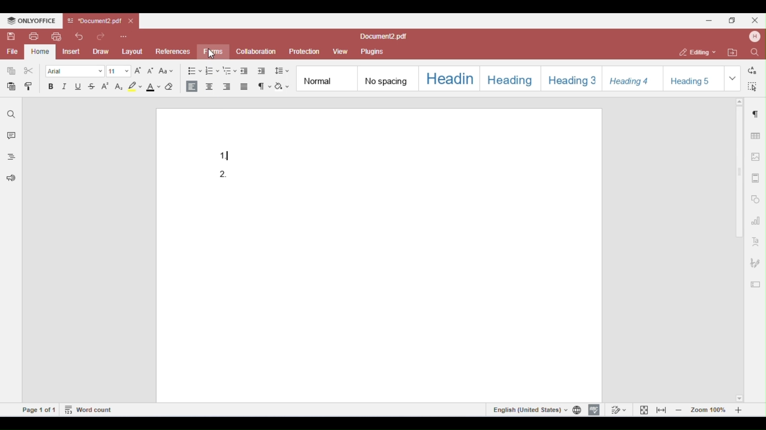  Describe the element at coordinates (229, 70) in the screenshot. I see `multilevel list` at that location.